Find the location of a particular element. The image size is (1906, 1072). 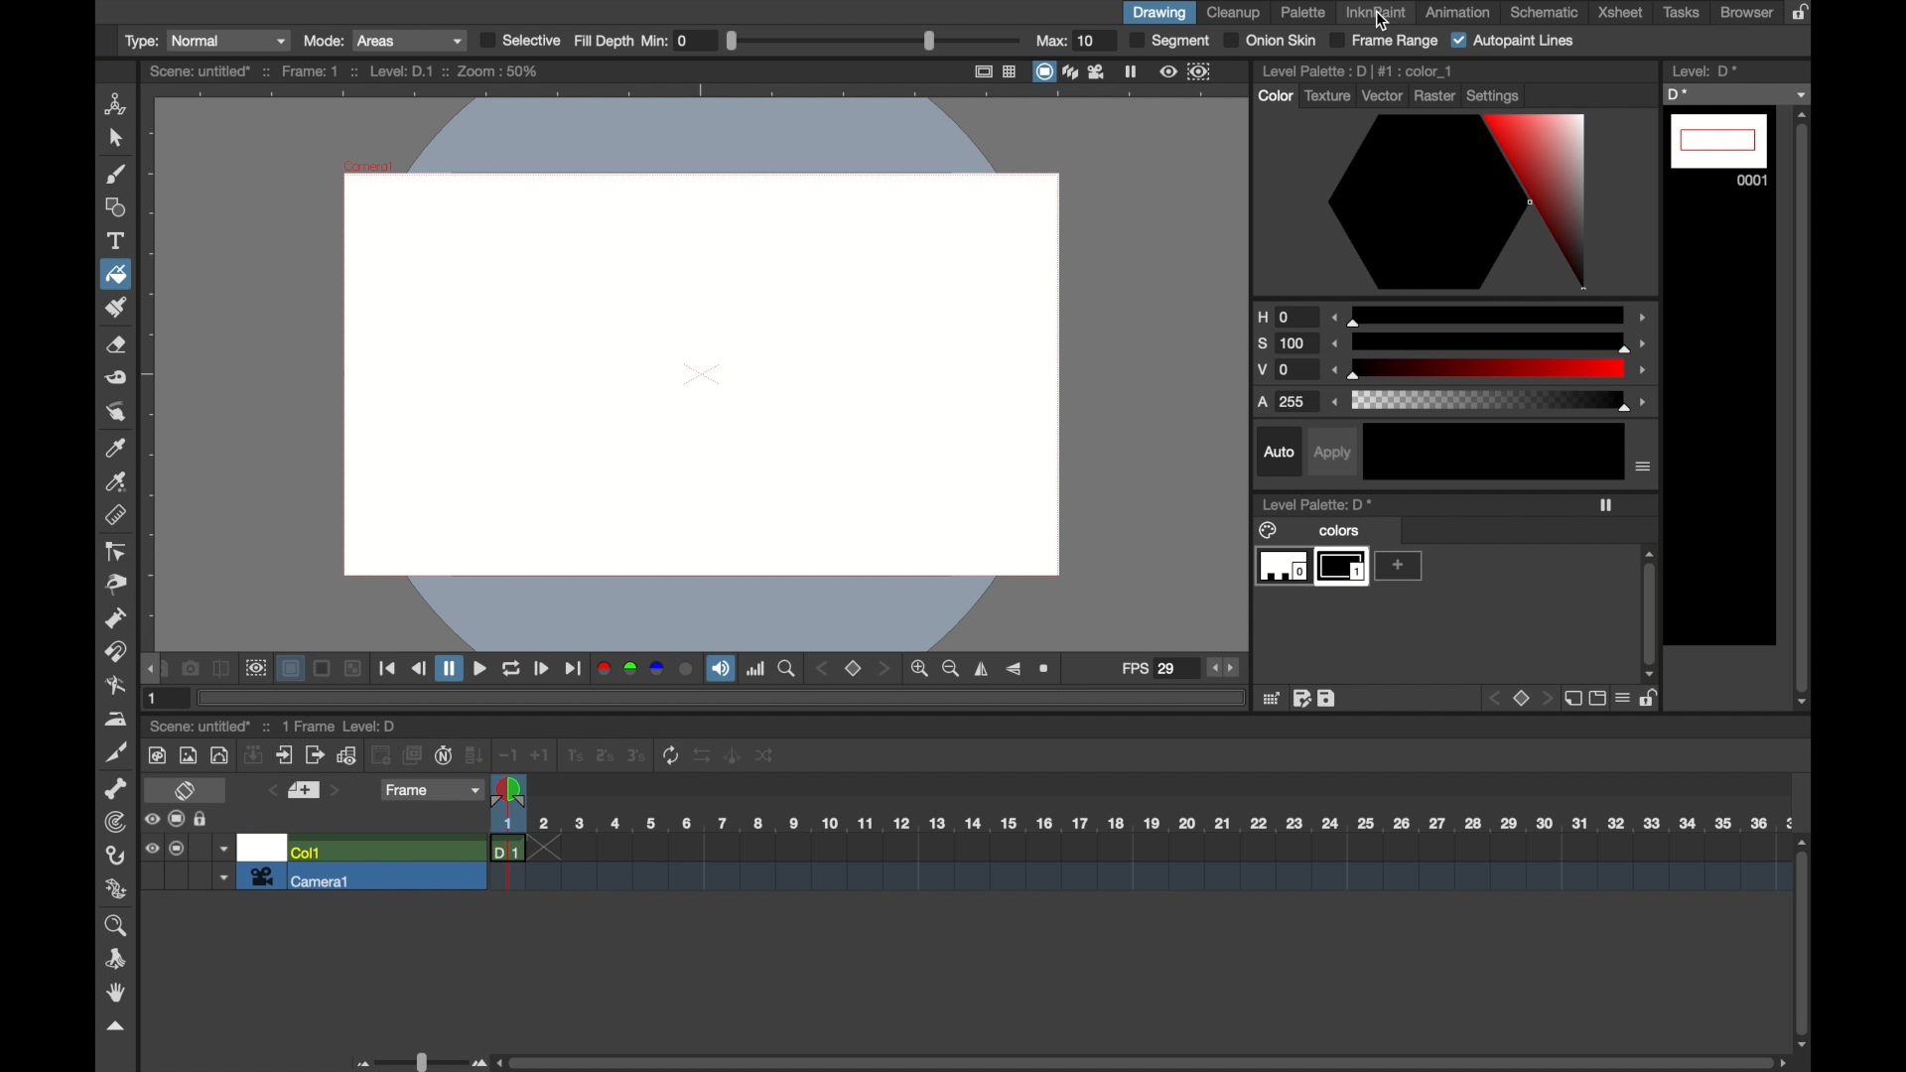

frame range is located at coordinates (1386, 41).